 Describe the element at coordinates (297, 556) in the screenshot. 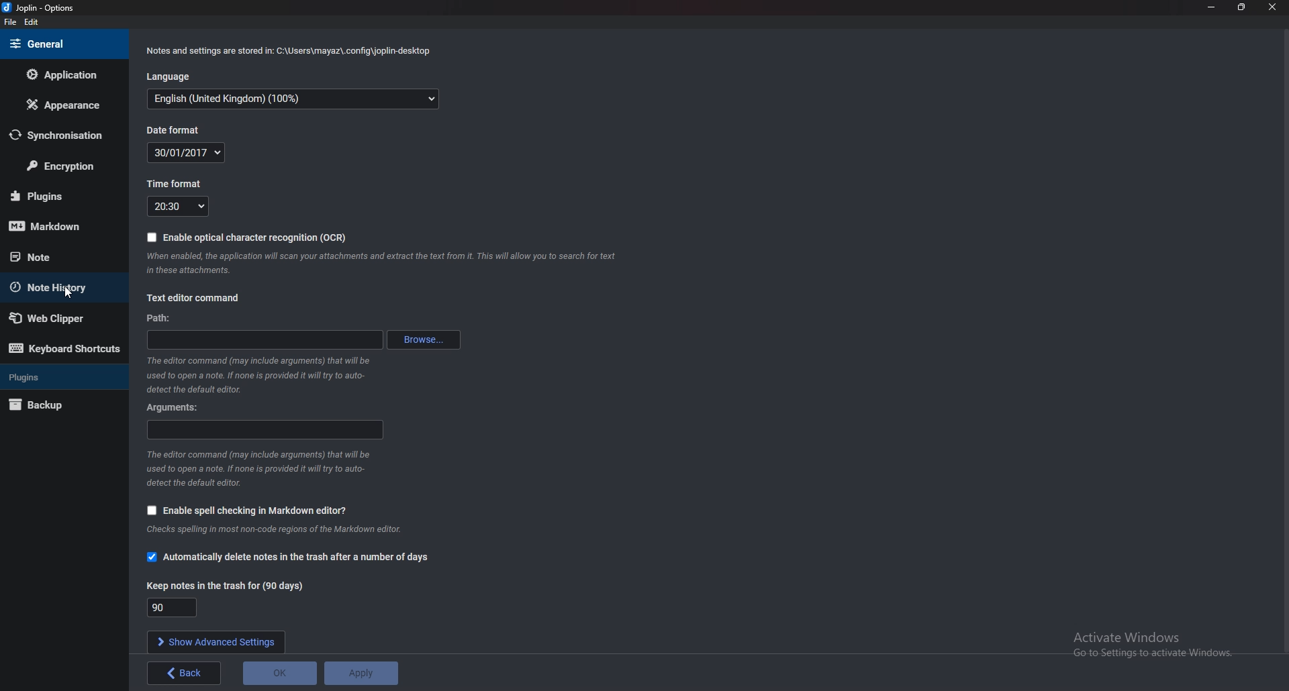

I see `Automatically delete notes in the trash after a number of days` at that location.